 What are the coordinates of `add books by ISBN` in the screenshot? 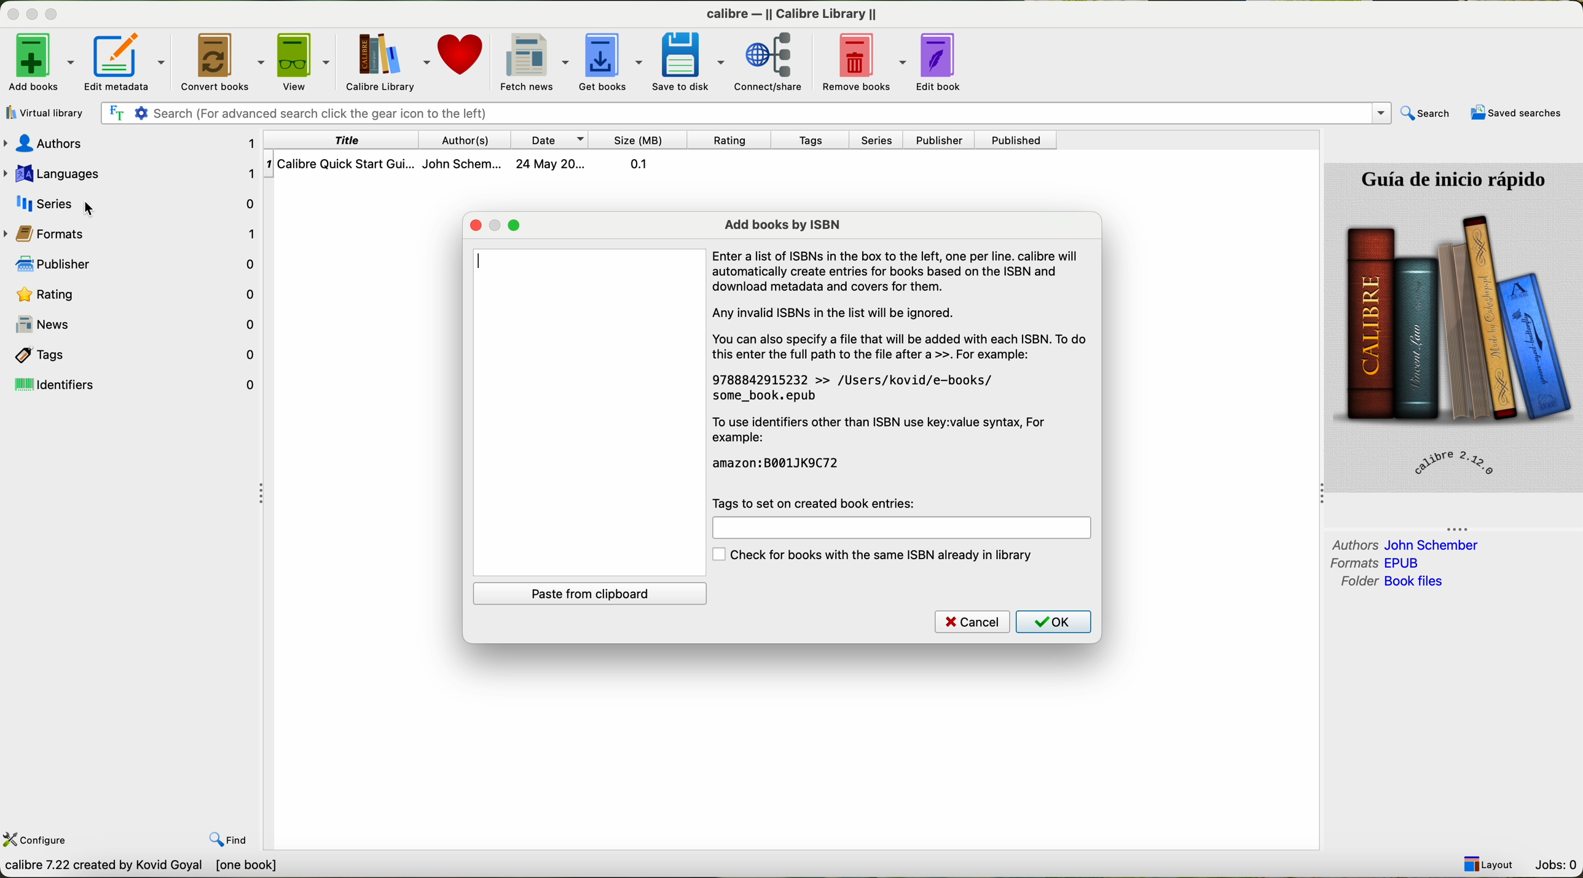 It's located at (782, 222).